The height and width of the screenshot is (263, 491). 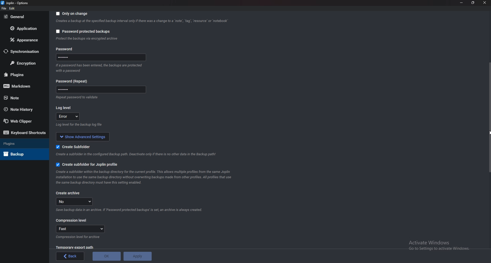 I want to click on Temporary export path, so click(x=74, y=247).